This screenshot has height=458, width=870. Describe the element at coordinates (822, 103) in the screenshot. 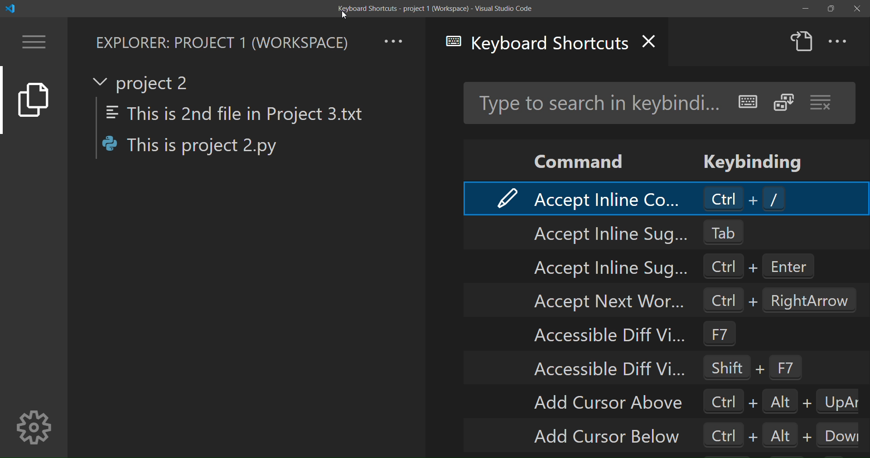

I see `clear keybinding` at that location.